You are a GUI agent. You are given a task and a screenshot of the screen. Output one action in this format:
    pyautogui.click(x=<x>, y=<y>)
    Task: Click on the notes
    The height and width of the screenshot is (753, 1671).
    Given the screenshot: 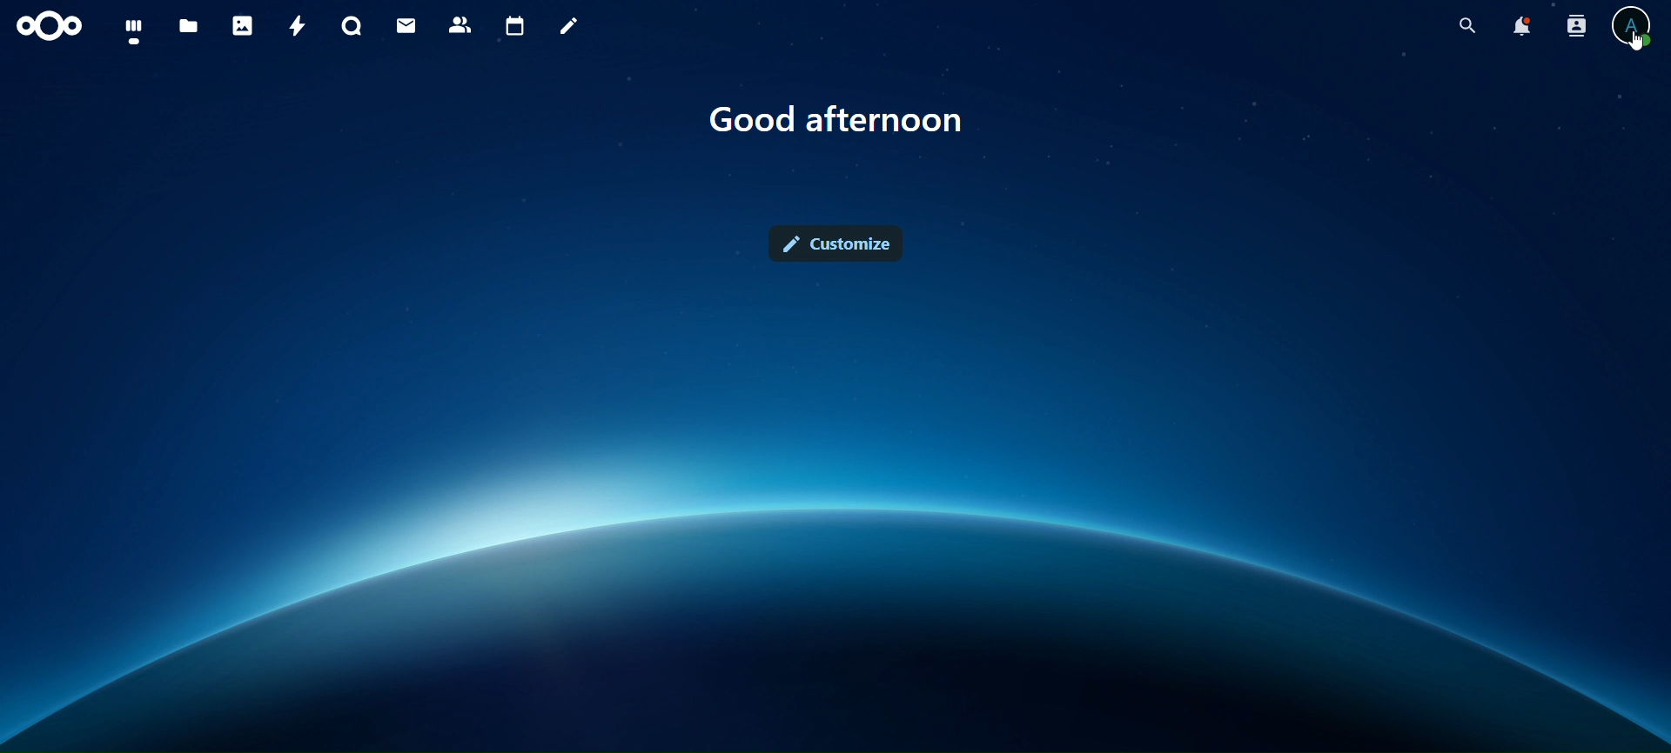 What is the action you would take?
    pyautogui.click(x=569, y=27)
    